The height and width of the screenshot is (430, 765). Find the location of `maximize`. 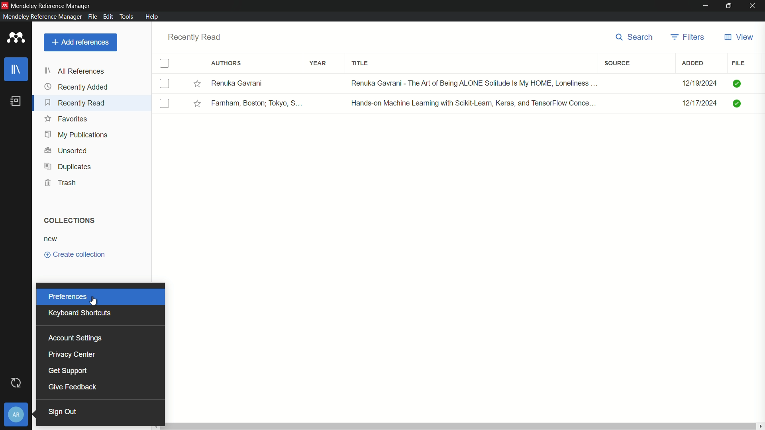

maximize is located at coordinates (730, 6).